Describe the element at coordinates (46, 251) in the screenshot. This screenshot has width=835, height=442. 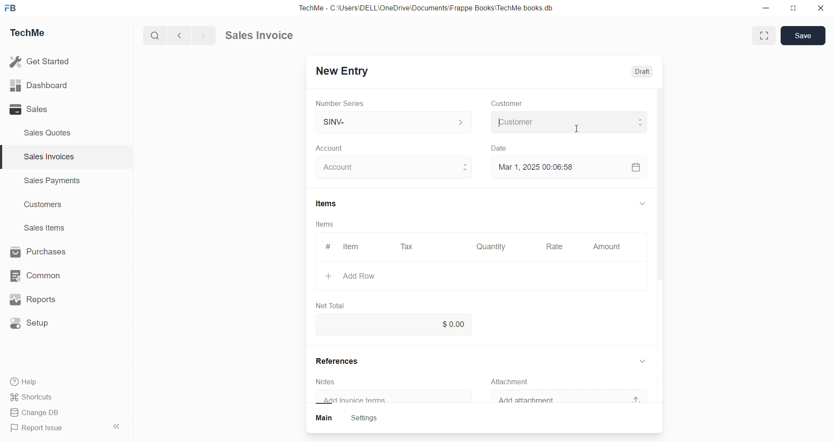
I see `Purchases` at that location.